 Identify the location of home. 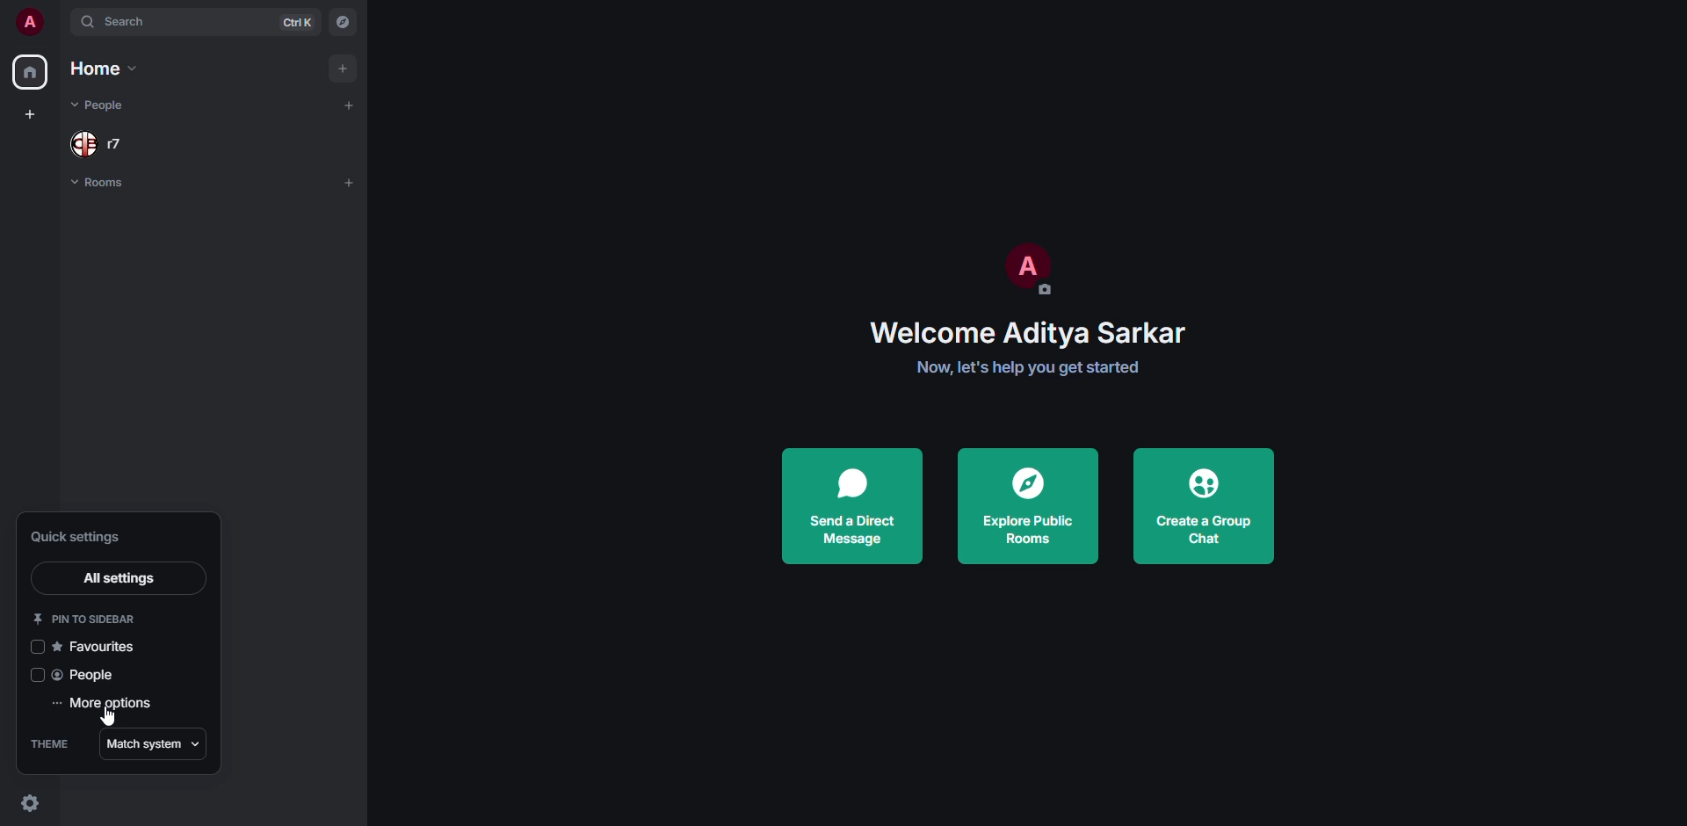
(32, 72).